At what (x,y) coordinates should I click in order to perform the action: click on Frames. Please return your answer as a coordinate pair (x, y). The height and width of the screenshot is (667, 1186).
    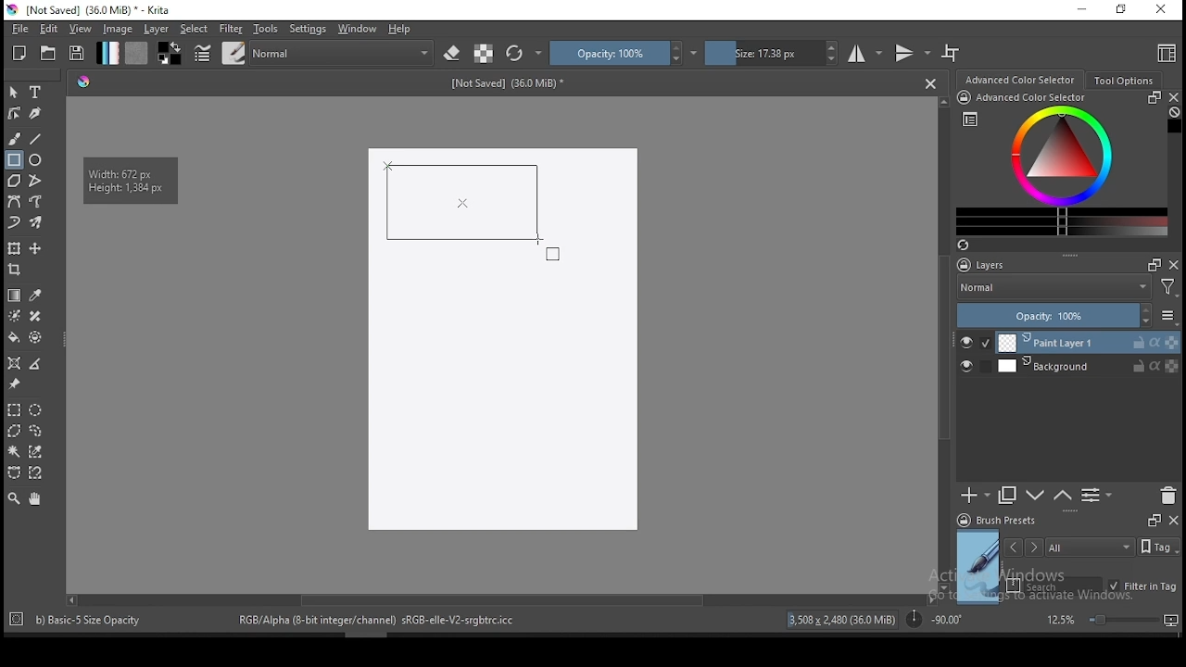
    Looking at the image, I should click on (1154, 520).